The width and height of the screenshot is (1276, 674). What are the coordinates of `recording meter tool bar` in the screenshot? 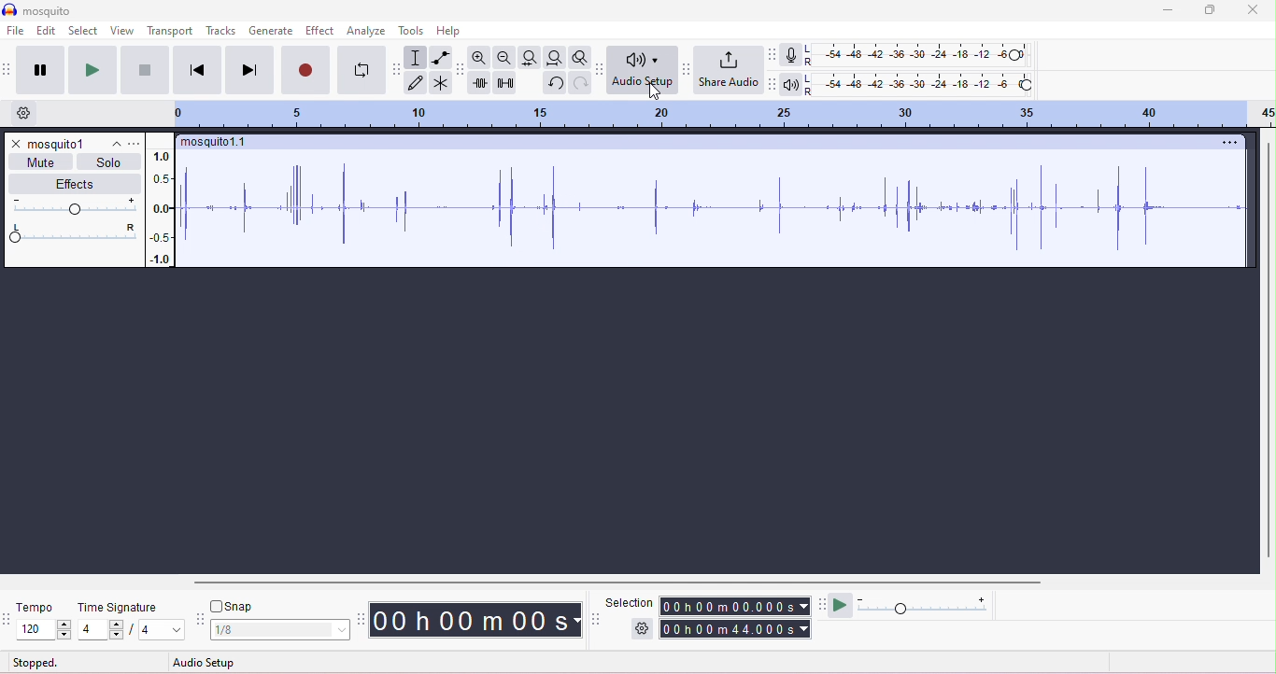 It's located at (771, 54).